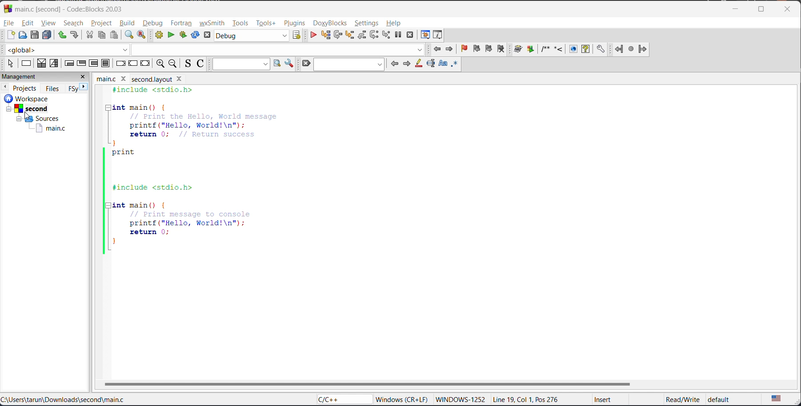 The image size is (801, 406). Describe the element at coordinates (214, 24) in the screenshot. I see `wxsmith` at that location.